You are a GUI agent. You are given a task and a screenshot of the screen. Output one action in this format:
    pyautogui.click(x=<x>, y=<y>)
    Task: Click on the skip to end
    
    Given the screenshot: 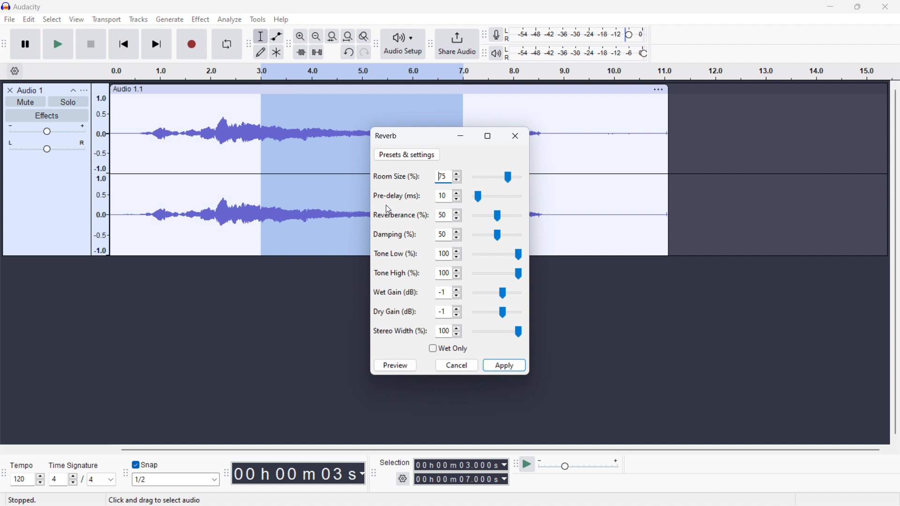 What is the action you would take?
    pyautogui.click(x=156, y=45)
    